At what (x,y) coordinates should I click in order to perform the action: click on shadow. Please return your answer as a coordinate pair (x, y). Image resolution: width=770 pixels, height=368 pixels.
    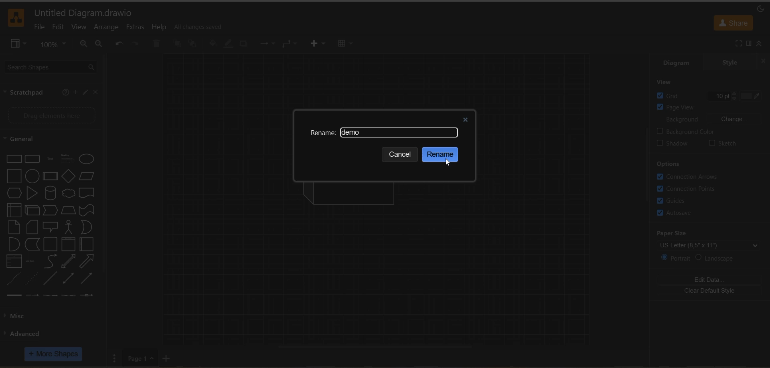
    Looking at the image, I should click on (675, 143).